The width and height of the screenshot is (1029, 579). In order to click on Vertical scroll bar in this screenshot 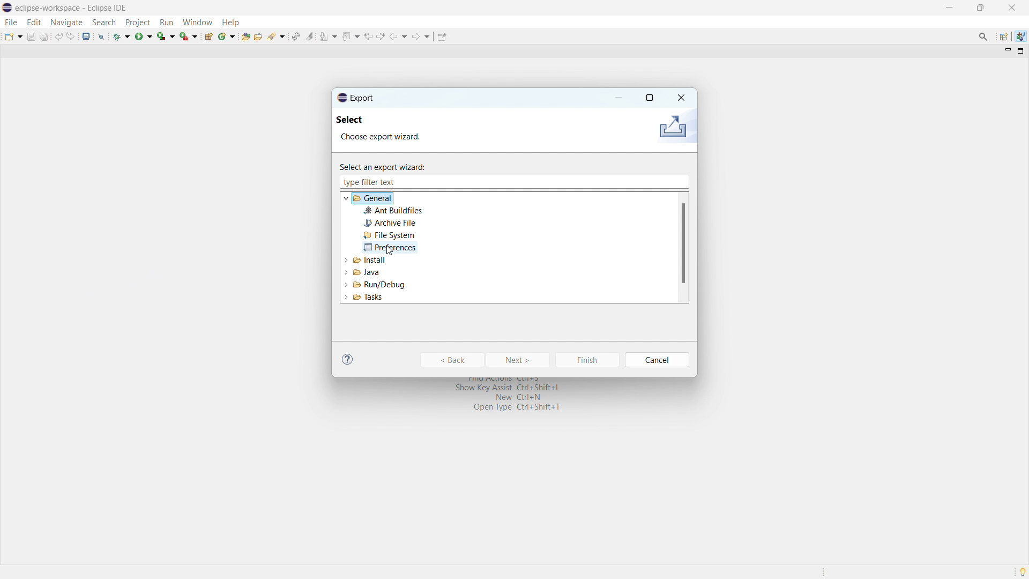, I will do `click(681, 249)`.